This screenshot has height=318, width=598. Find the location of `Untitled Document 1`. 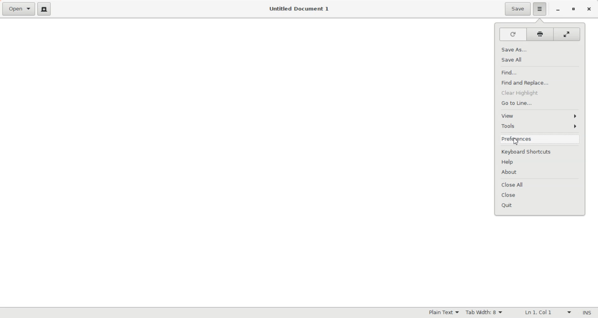

Untitled Document 1 is located at coordinates (299, 9).